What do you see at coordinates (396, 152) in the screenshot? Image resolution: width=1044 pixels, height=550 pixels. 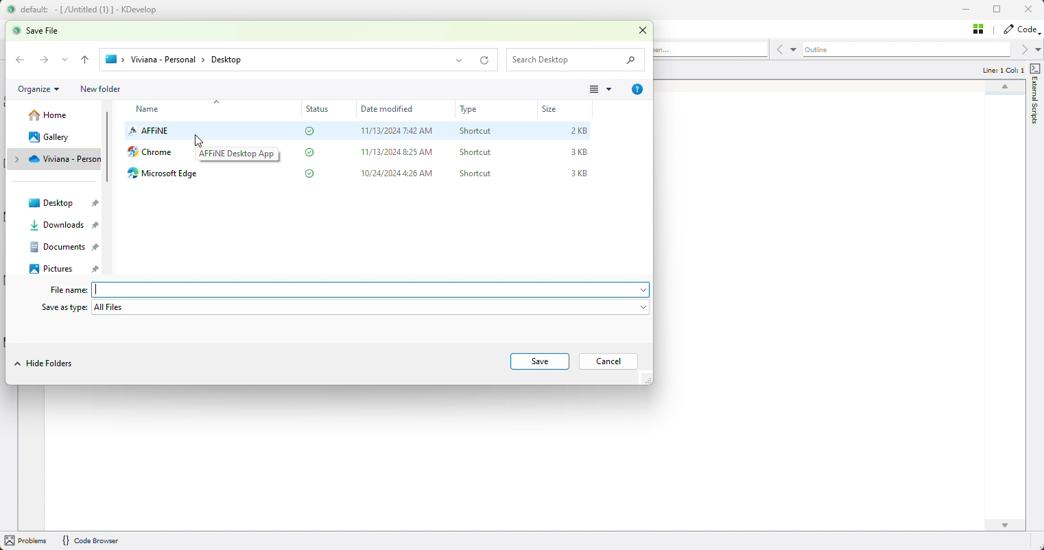 I see `11/13/2024 8:25 AM` at bounding box center [396, 152].